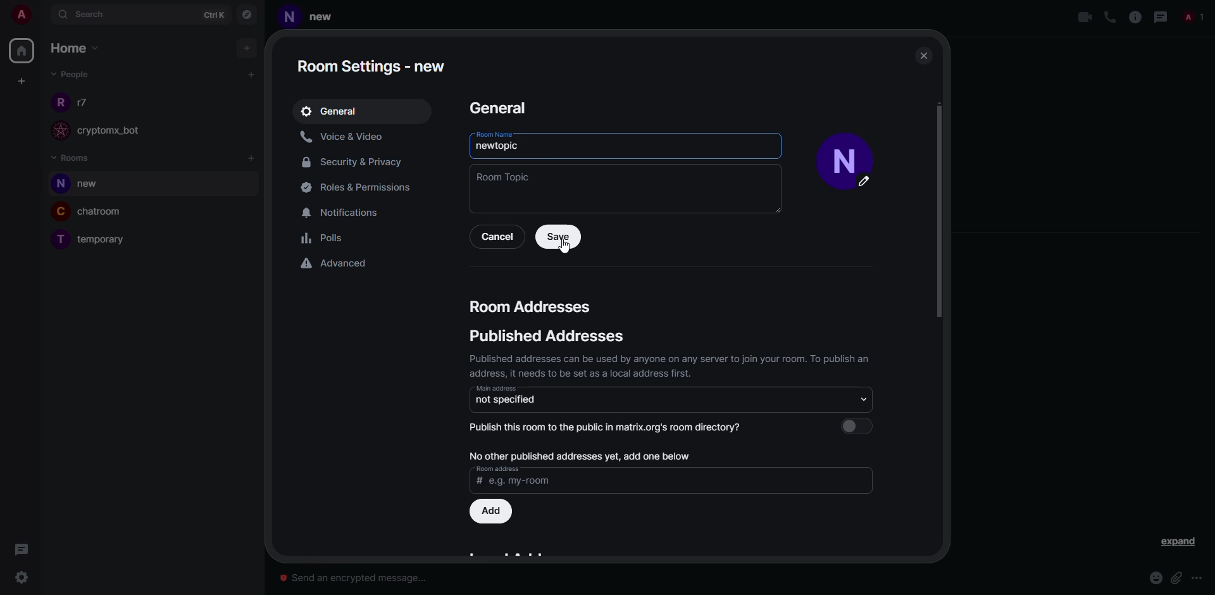 The height and width of the screenshot is (595, 1215). I want to click on settings, so click(23, 577).